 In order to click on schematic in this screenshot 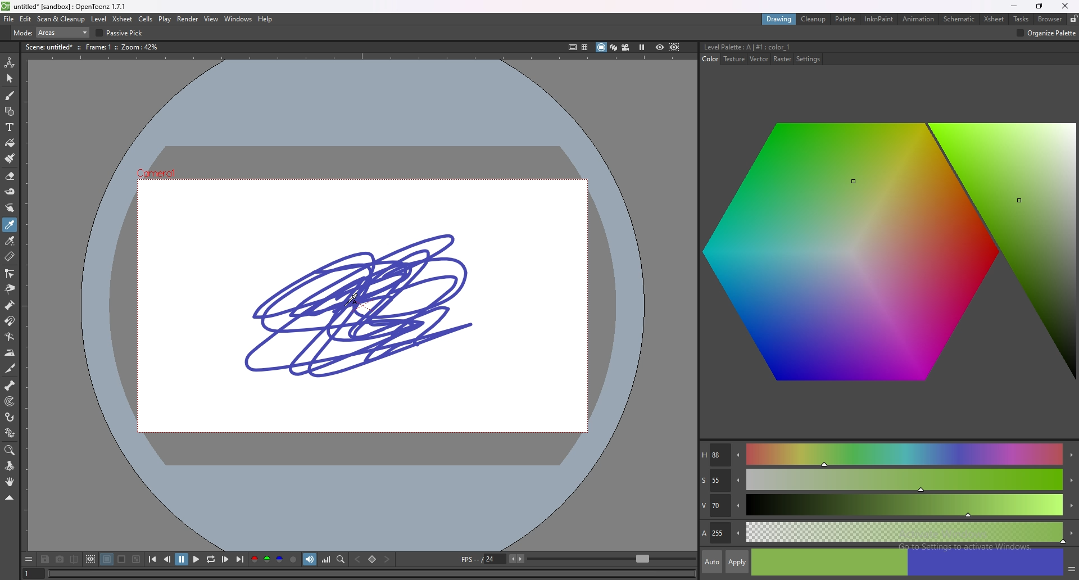, I will do `click(960, 18)`.